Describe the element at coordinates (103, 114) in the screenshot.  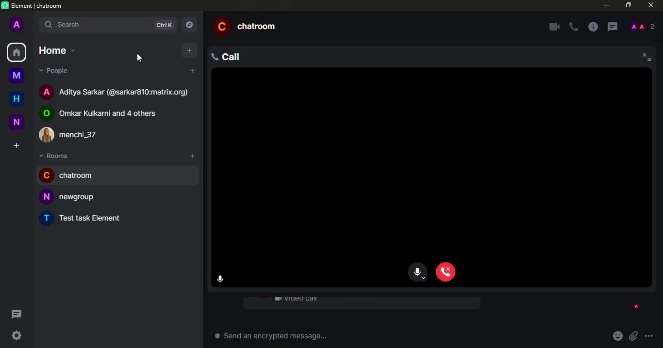
I see `© Omkar Kulkarni and 4 others` at that location.